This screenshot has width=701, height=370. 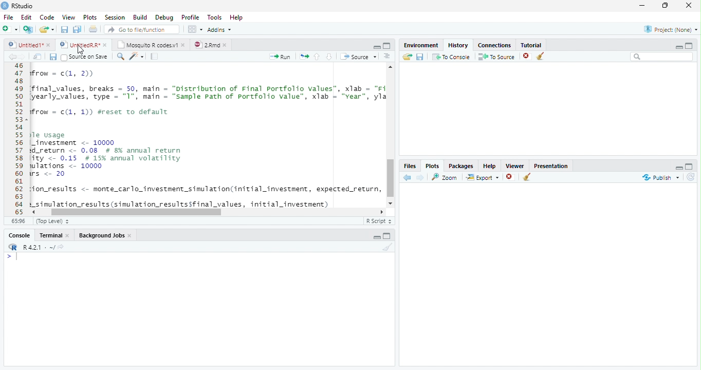 I want to click on Terminal, so click(x=55, y=235).